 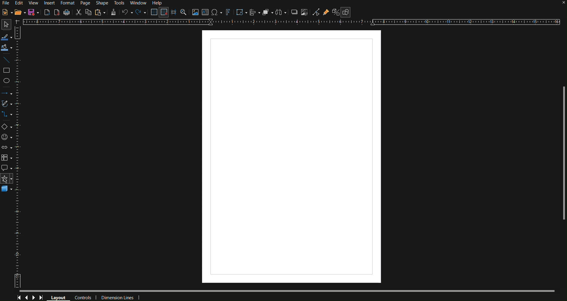 What do you see at coordinates (184, 13) in the screenshot?
I see `Zoom and Pan` at bounding box center [184, 13].